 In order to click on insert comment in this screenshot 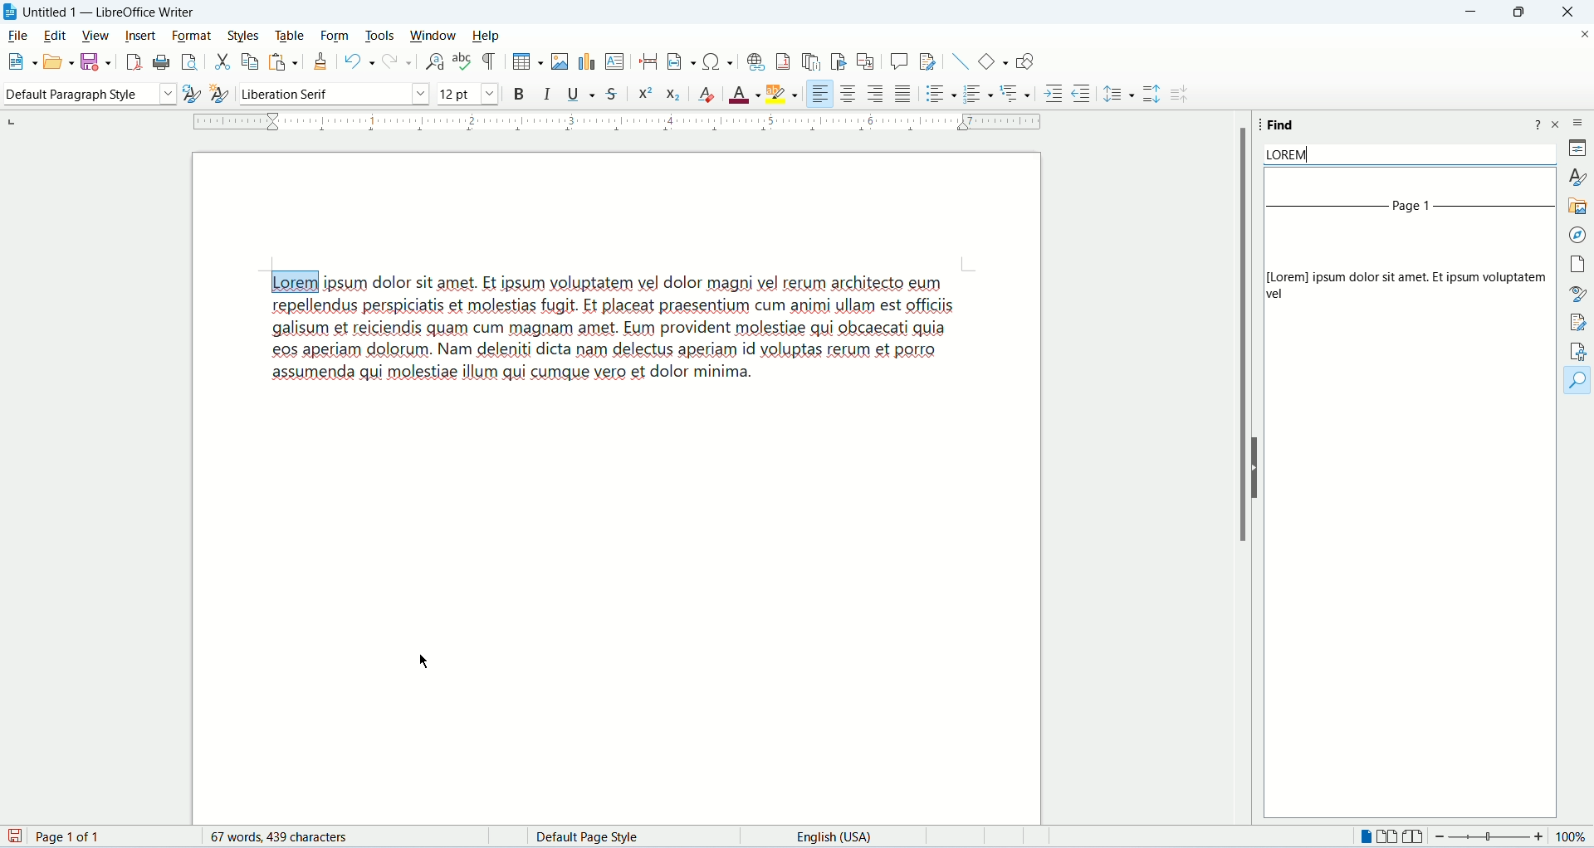, I will do `click(899, 60)`.